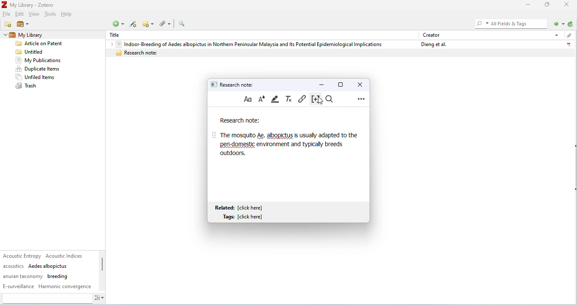  What do you see at coordinates (4, 35) in the screenshot?
I see `drop down` at bounding box center [4, 35].